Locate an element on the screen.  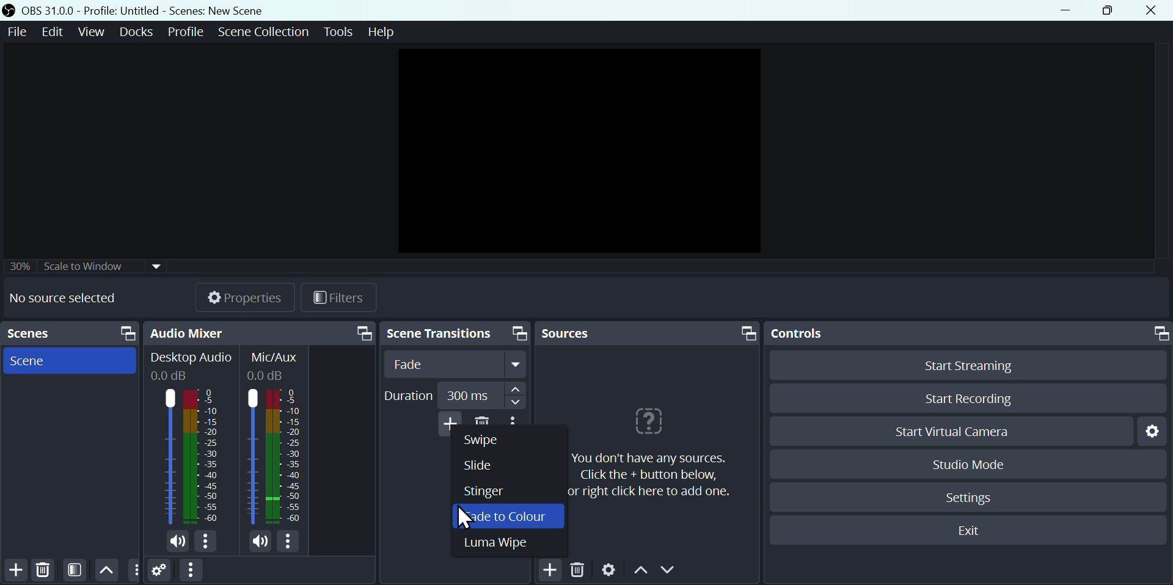
more options is located at coordinates (291, 543).